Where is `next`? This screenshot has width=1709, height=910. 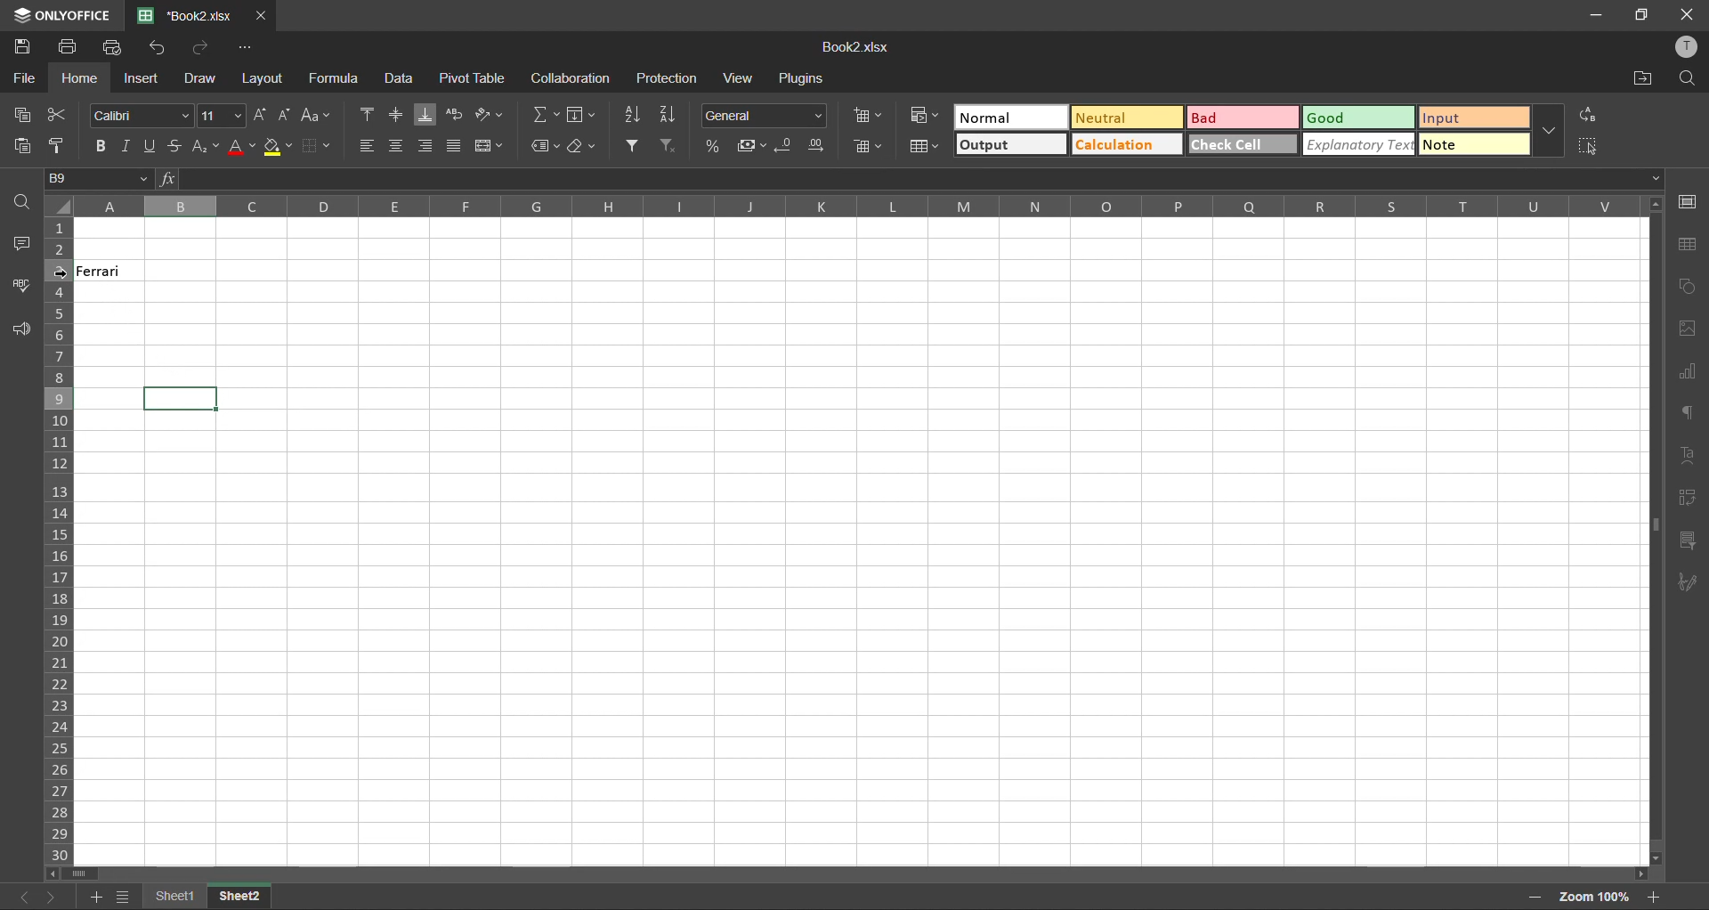 next is located at coordinates (56, 896).